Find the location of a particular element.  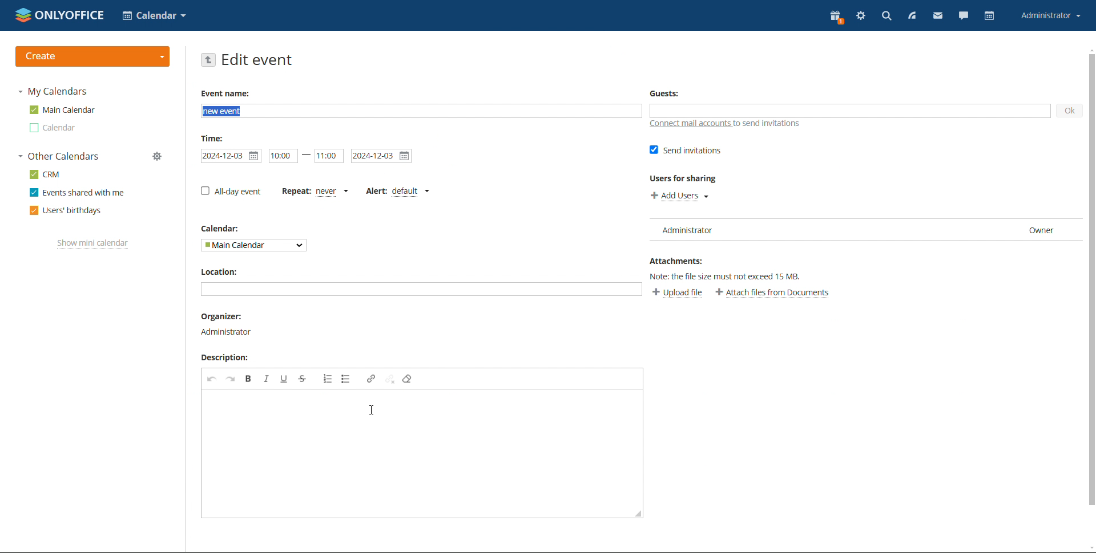

other calendars is located at coordinates (59, 156).